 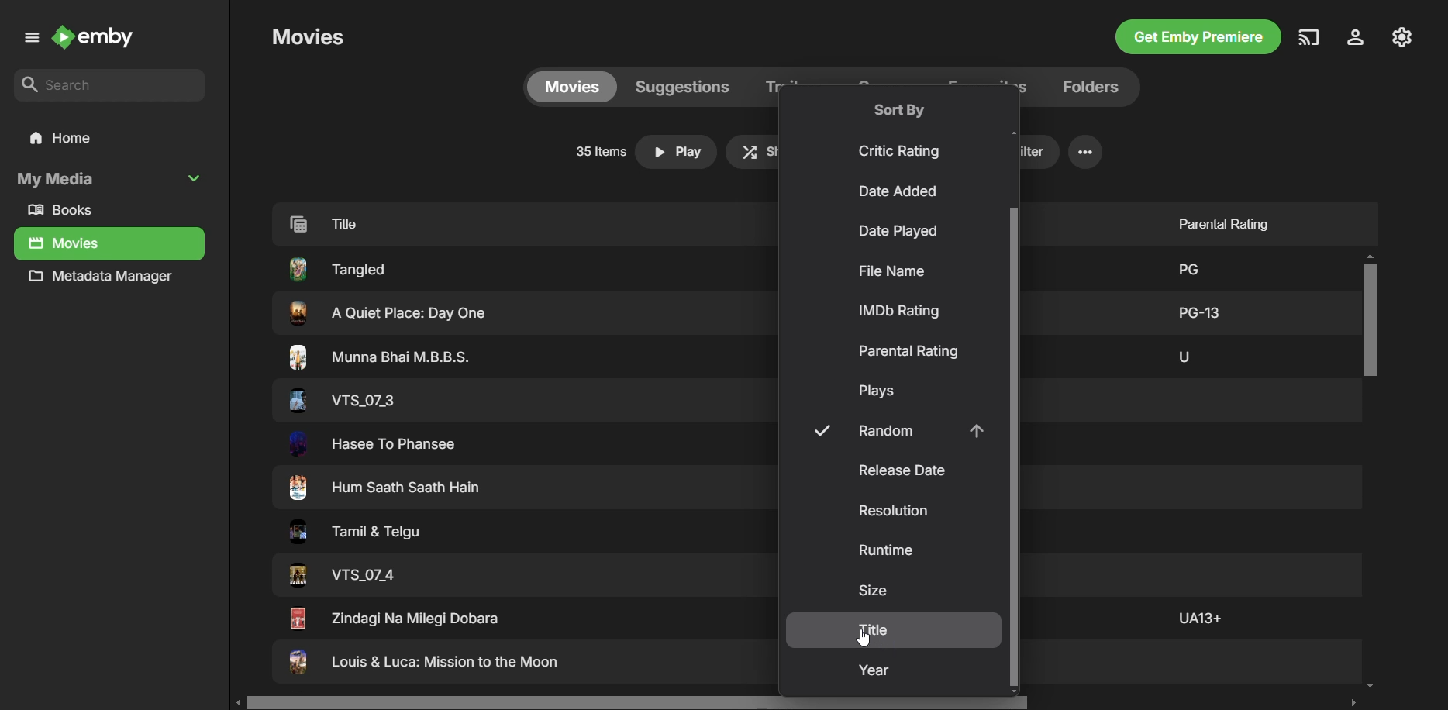 What do you see at coordinates (1200, 310) in the screenshot?
I see `` at bounding box center [1200, 310].